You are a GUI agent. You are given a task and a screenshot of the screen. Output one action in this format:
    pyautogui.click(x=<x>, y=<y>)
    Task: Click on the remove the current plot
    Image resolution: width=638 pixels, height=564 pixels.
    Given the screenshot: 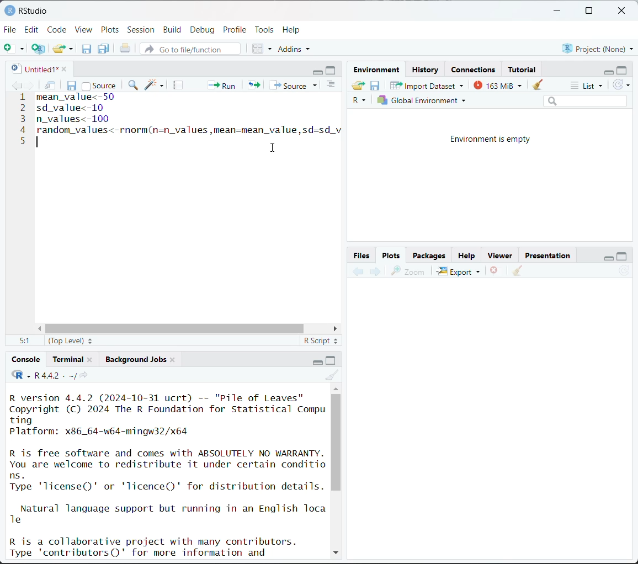 What is the action you would take?
    pyautogui.click(x=495, y=272)
    